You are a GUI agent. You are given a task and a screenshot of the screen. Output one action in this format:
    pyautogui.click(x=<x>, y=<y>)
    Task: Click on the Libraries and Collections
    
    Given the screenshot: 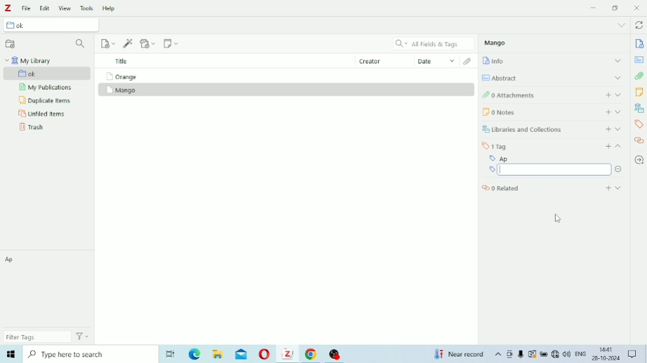 What is the action you would take?
    pyautogui.click(x=554, y=127)
    